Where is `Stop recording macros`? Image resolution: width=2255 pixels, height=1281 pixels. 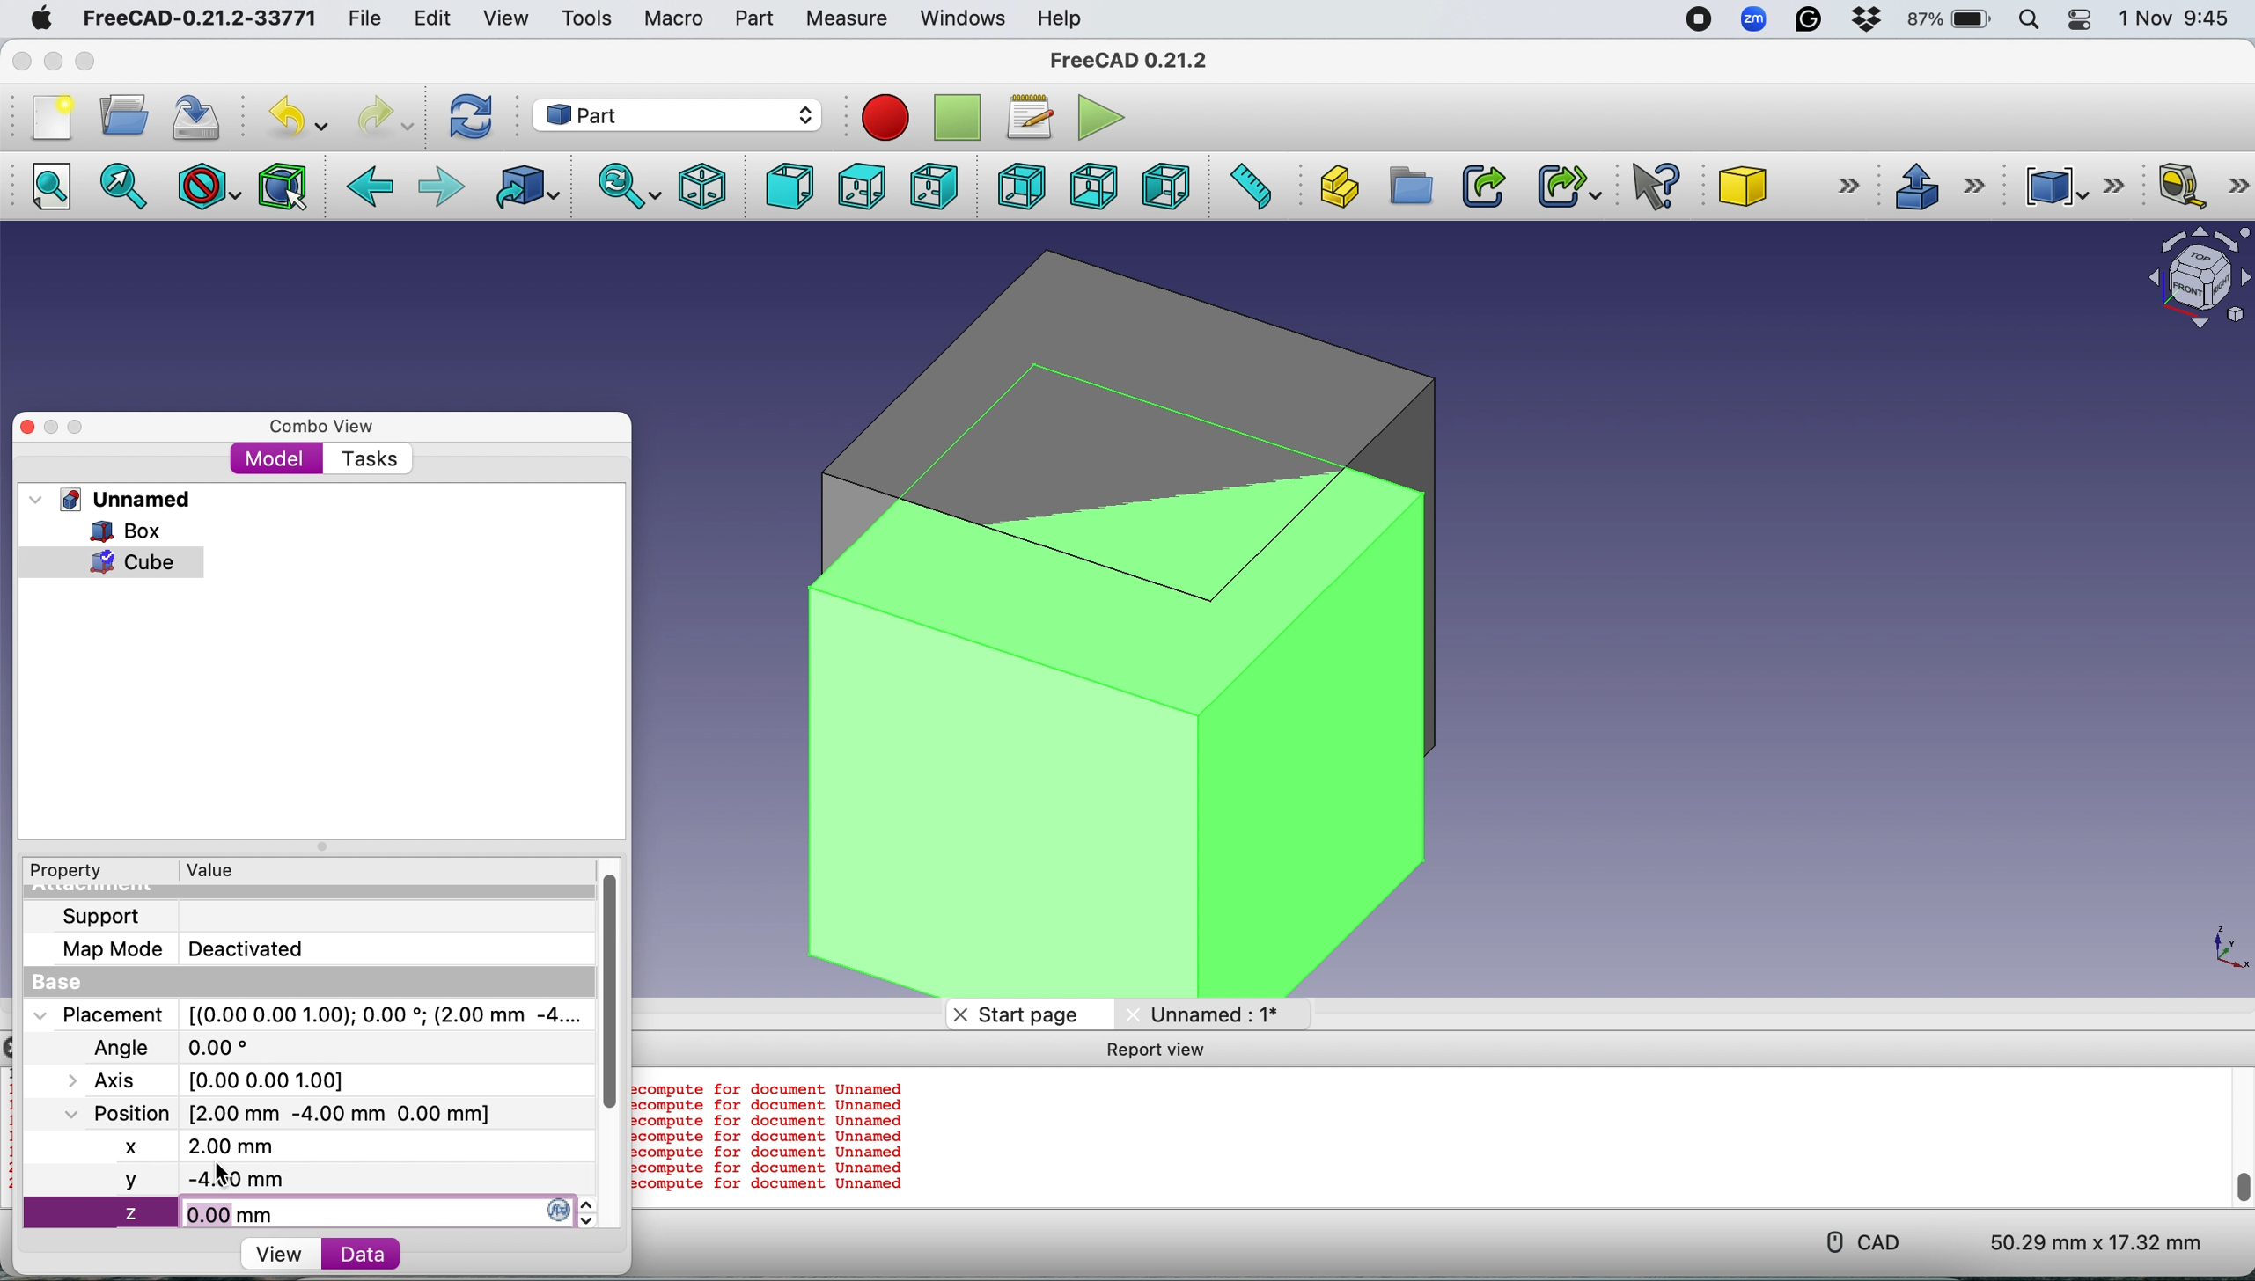
Stop recording macros is located at coordinates (960, 118).